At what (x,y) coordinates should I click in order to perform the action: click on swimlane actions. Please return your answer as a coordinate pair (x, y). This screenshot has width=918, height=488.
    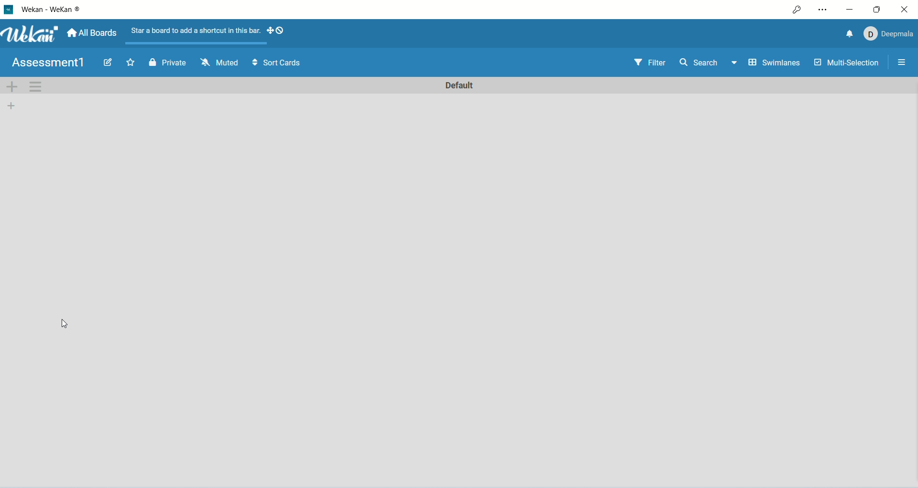
    Looking at the image, I should click on (37, 88).